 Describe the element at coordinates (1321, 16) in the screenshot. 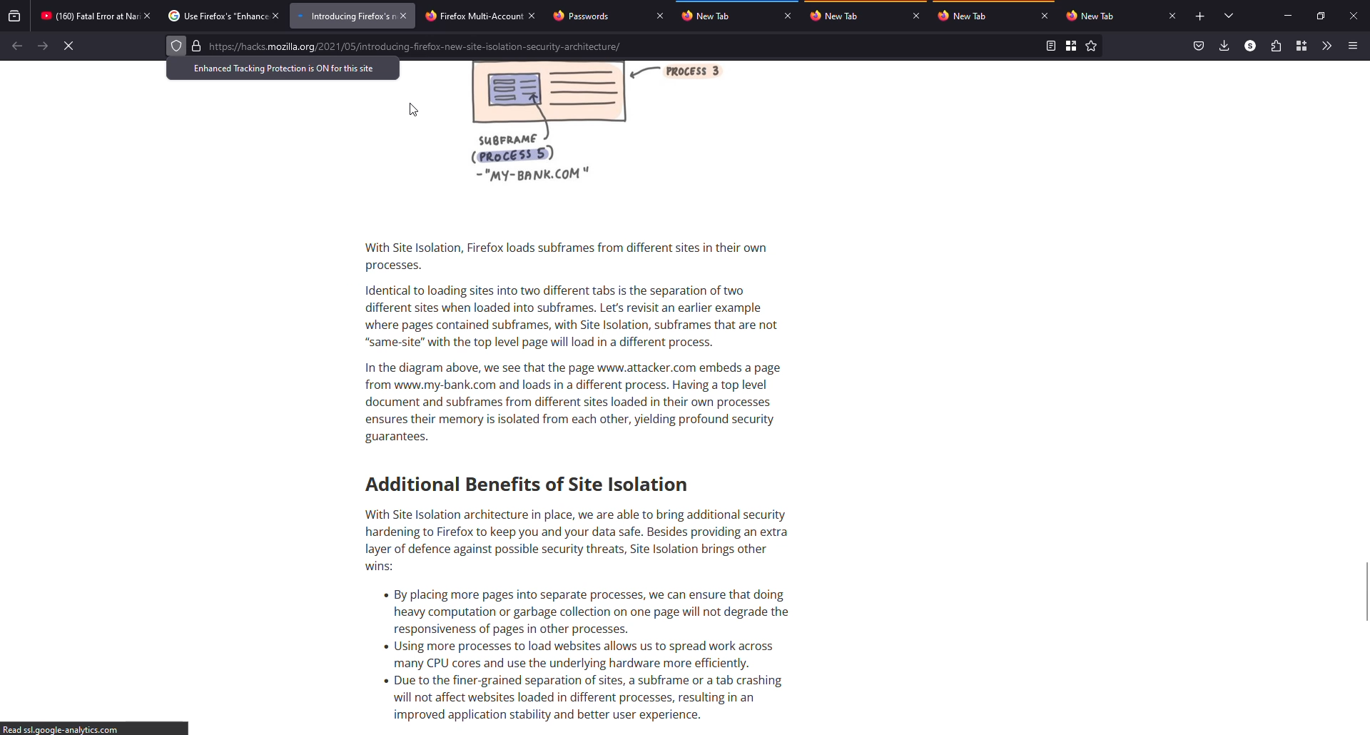

I see `maximize` at that location.